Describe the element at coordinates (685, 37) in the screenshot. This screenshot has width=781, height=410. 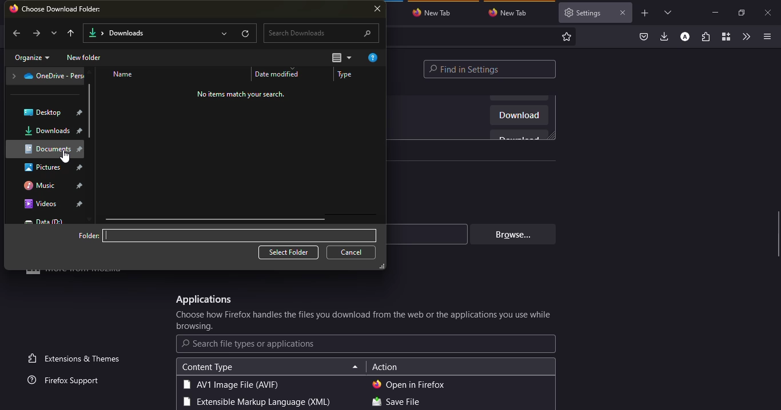
I see `account` at that location.